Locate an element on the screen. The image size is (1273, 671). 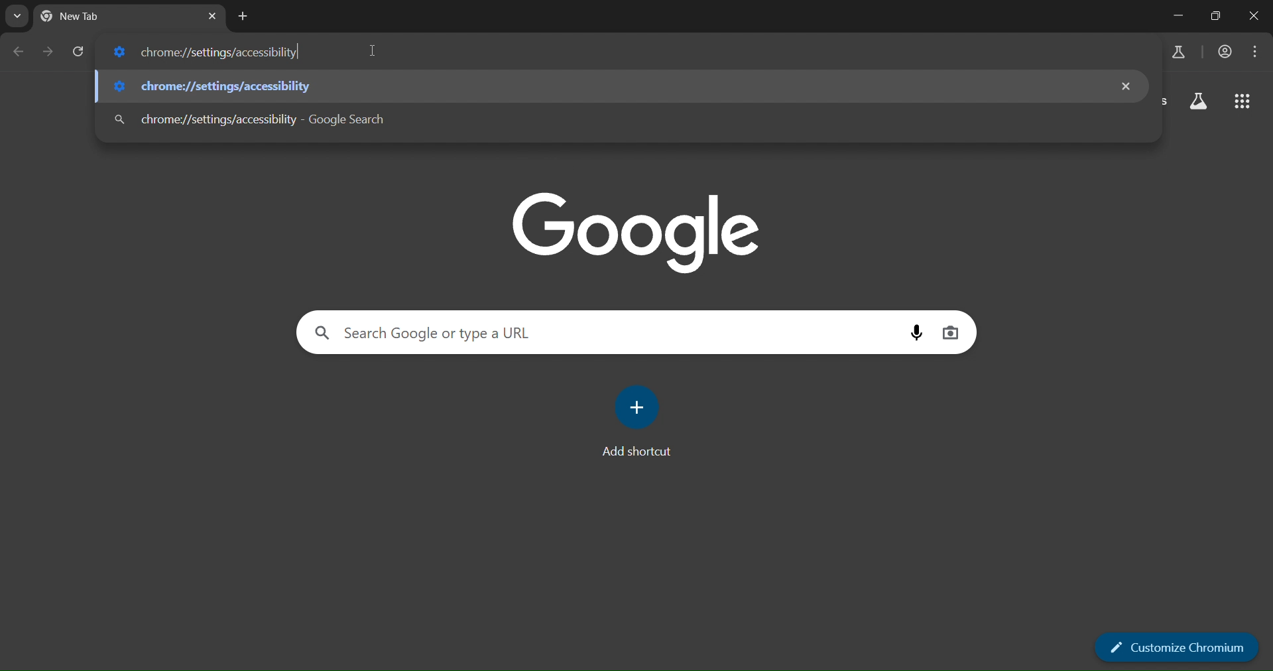
voice search is located at coordinates (916, 332).